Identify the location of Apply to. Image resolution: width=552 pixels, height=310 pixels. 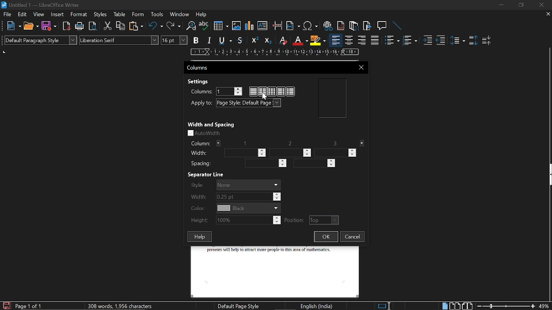
(249, 102).